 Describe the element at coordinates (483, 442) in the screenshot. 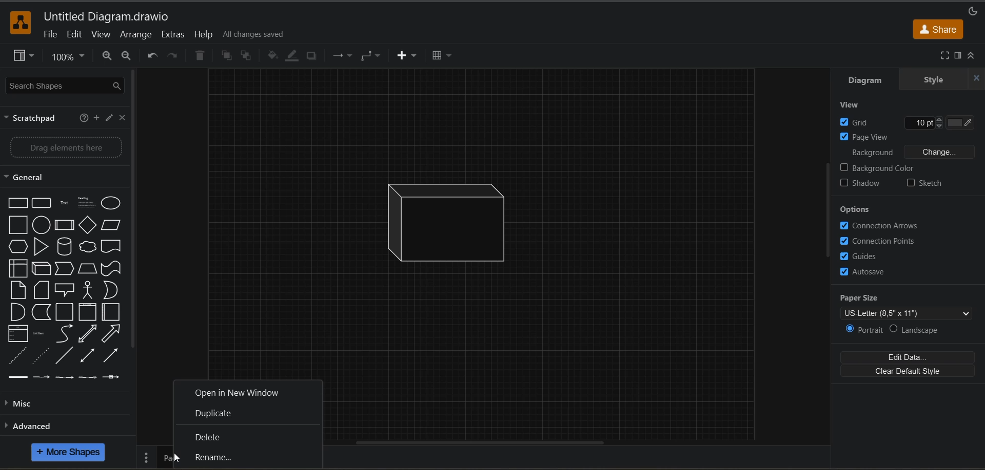

I see `horizontal scroll bar` at that location.